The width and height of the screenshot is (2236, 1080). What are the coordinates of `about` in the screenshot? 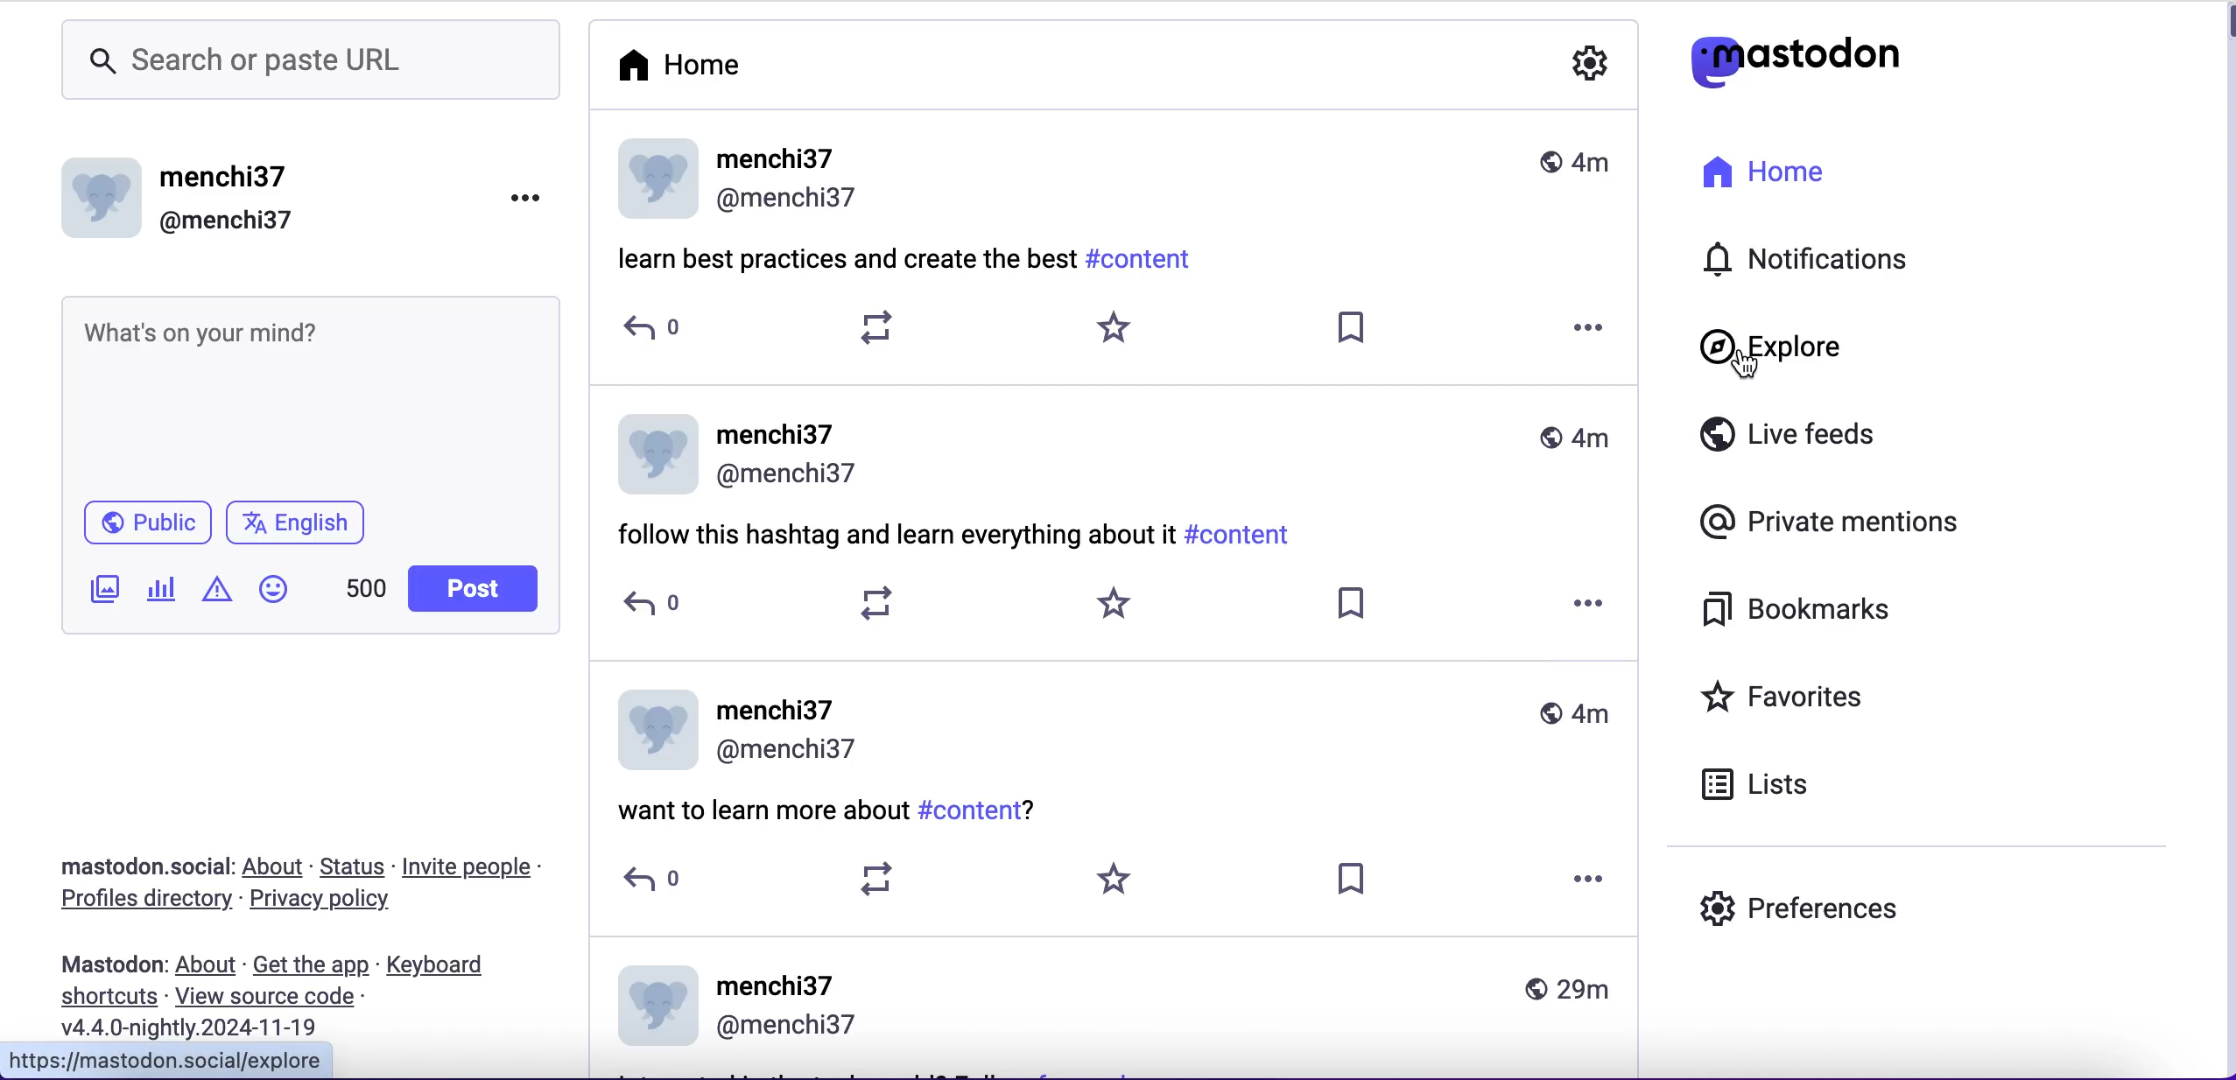 It's located at (275, 868).